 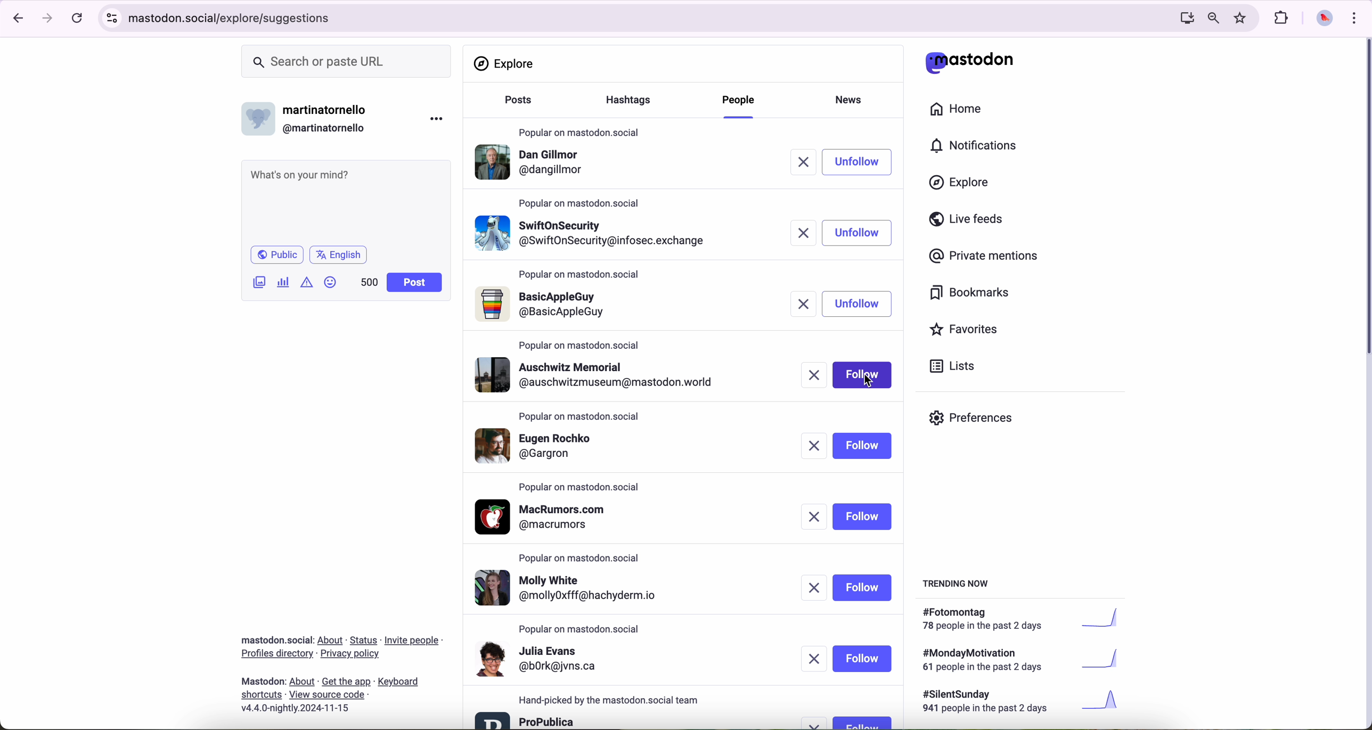 What do you see at coordinates (741, 105) in the screenshot?
I see `click on people` at bounding box center [741, 105].